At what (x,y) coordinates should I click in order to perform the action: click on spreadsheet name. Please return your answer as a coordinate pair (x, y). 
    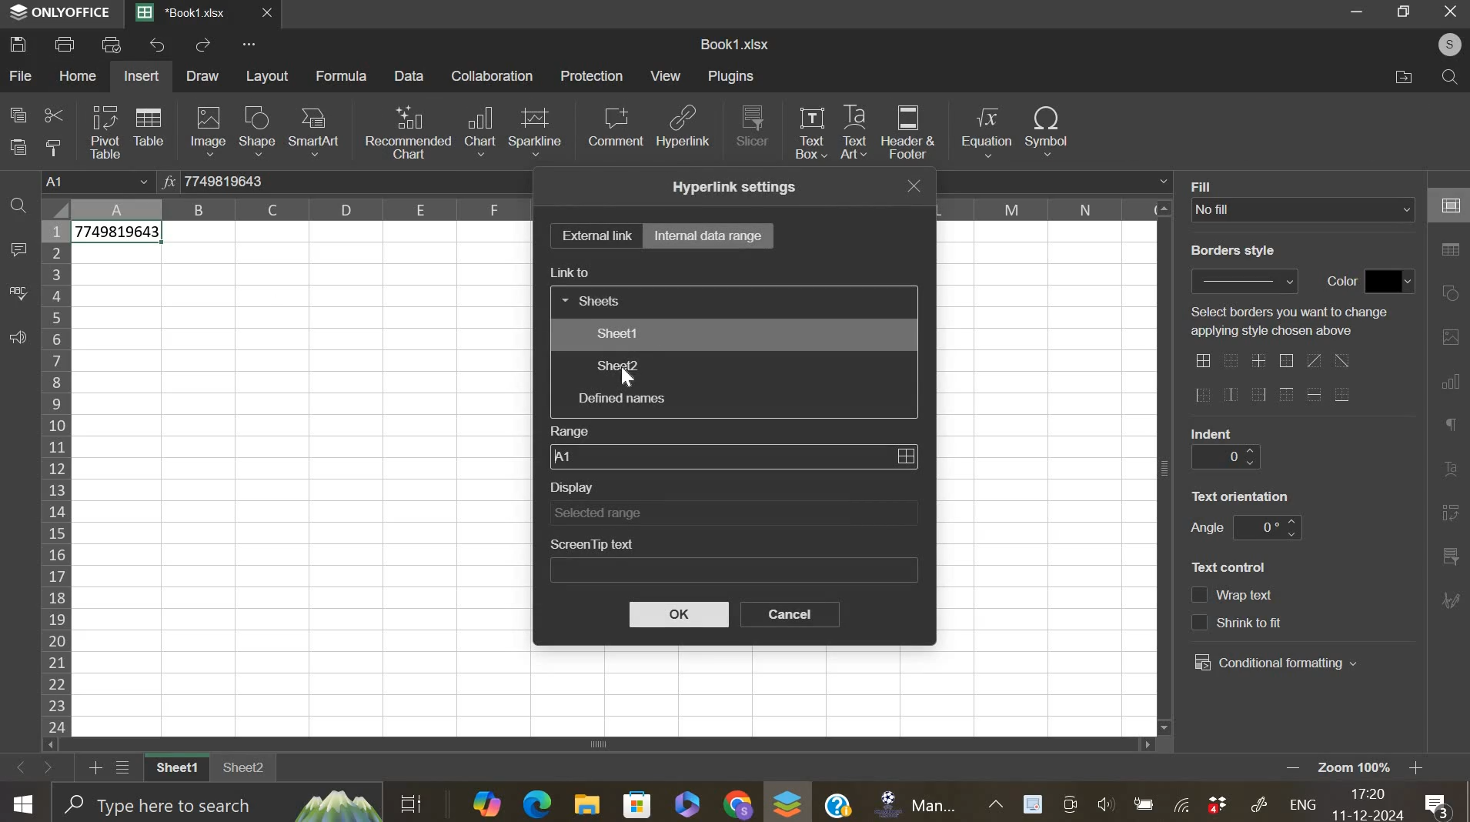
    Looking at the image, I should click on (734, 44).